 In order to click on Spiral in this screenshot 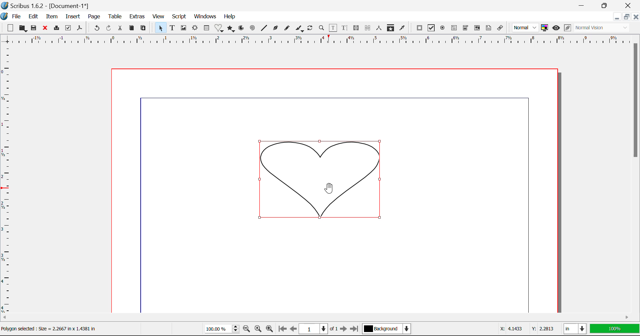, I will do `click(253, 28)`.